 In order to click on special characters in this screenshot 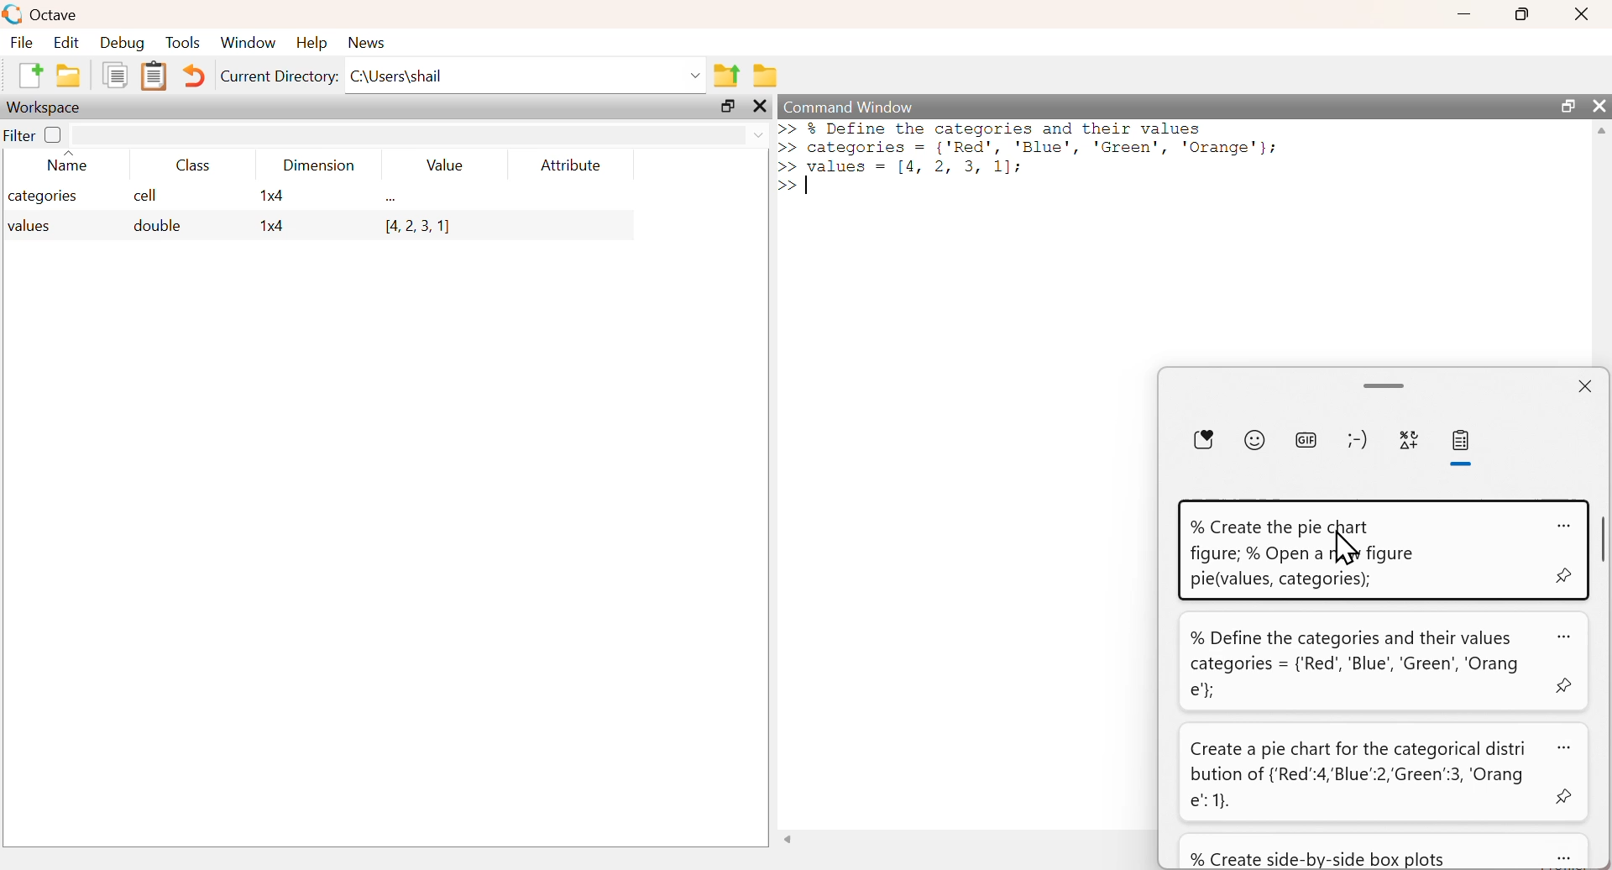, I will do `click(1409, 439)`.